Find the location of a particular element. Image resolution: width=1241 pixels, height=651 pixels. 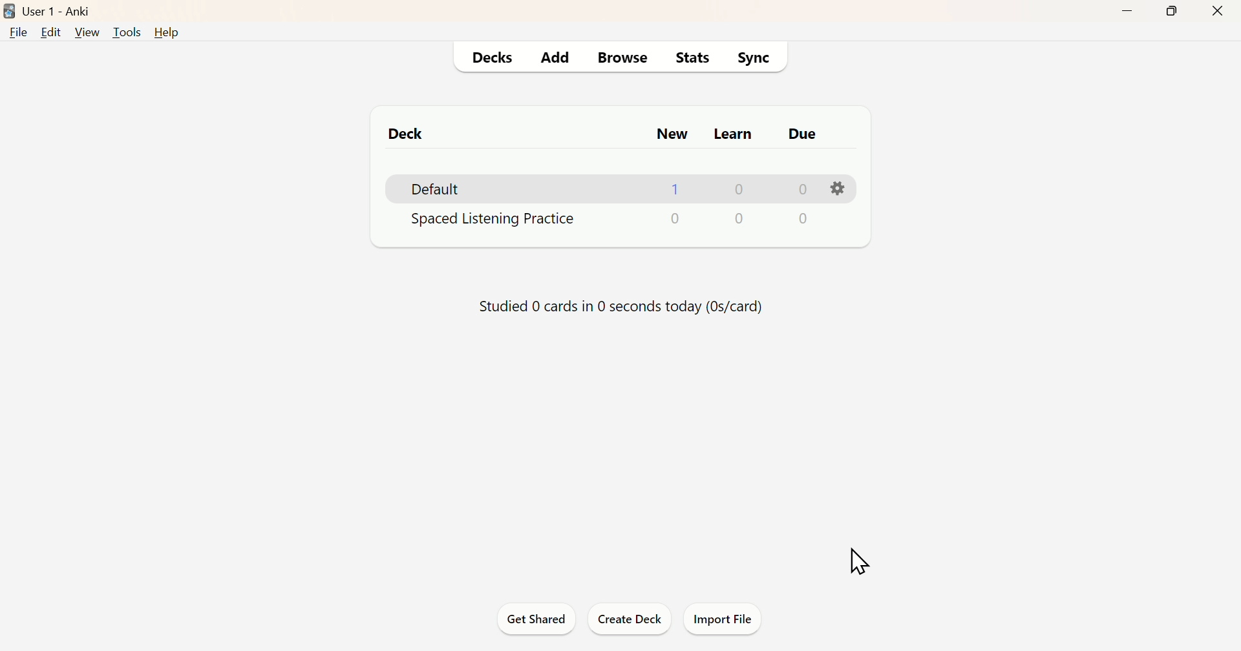

cursor is located at coordinates (859, 560).